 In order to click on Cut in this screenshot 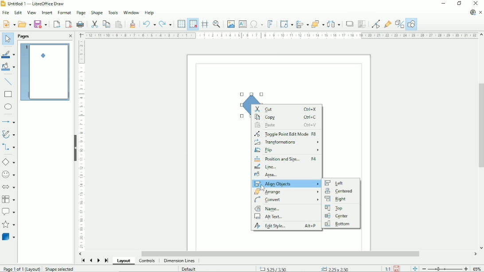, I will do `click(287, 109)`.